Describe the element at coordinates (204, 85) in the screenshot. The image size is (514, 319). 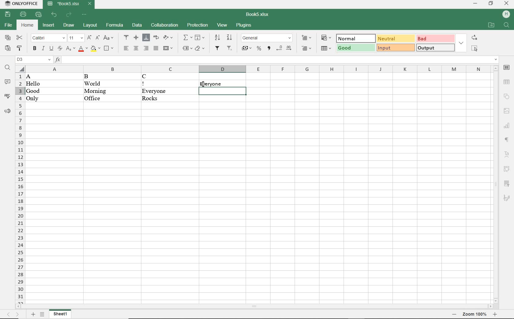
I see `cursor` at that location.